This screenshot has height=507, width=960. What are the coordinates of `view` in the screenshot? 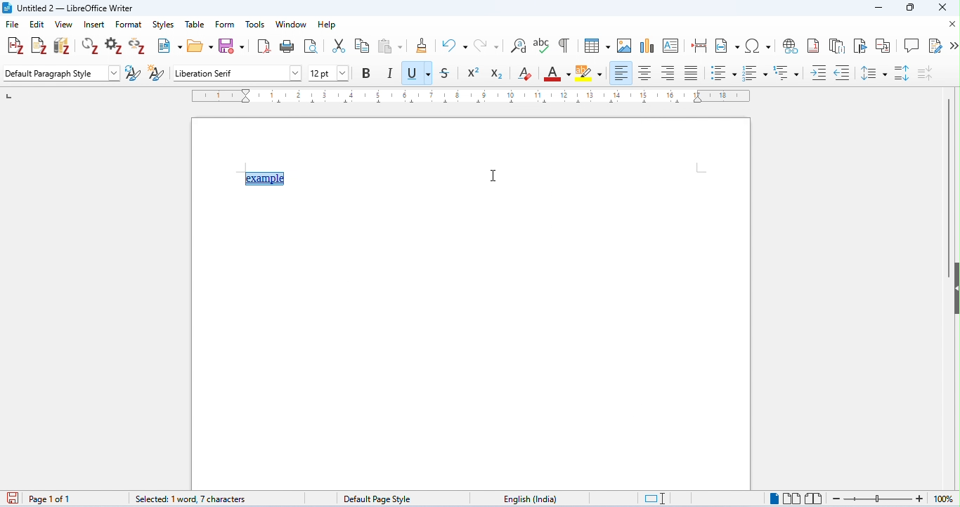 It's located at (65, 25).